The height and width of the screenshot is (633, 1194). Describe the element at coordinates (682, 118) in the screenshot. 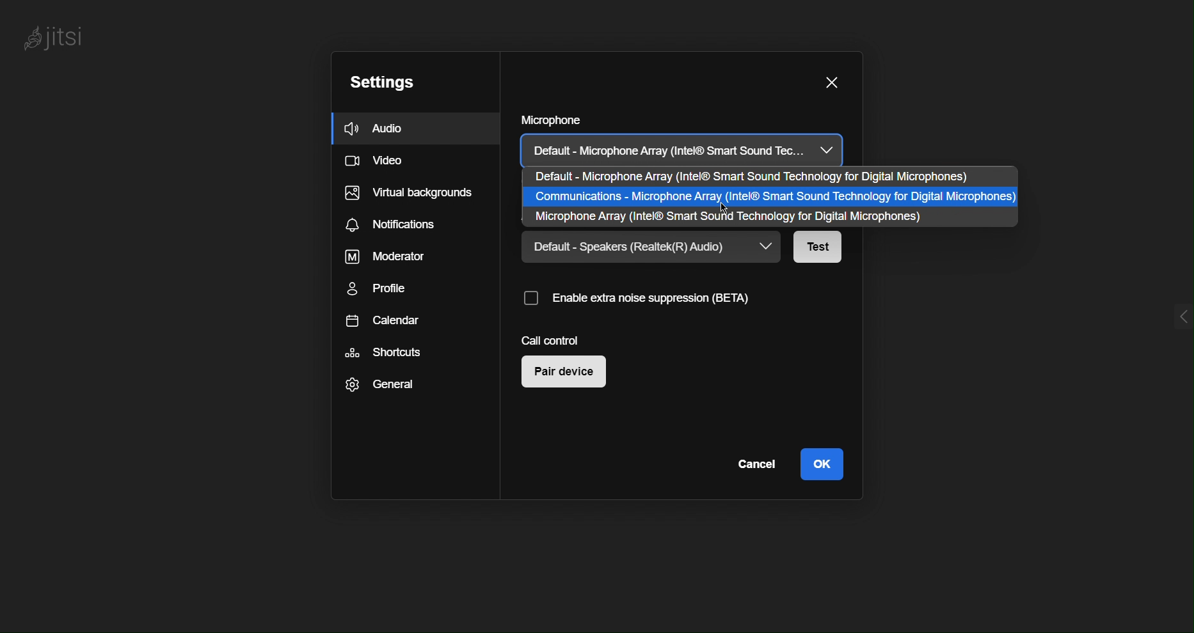

I see `Microphone` at that location.